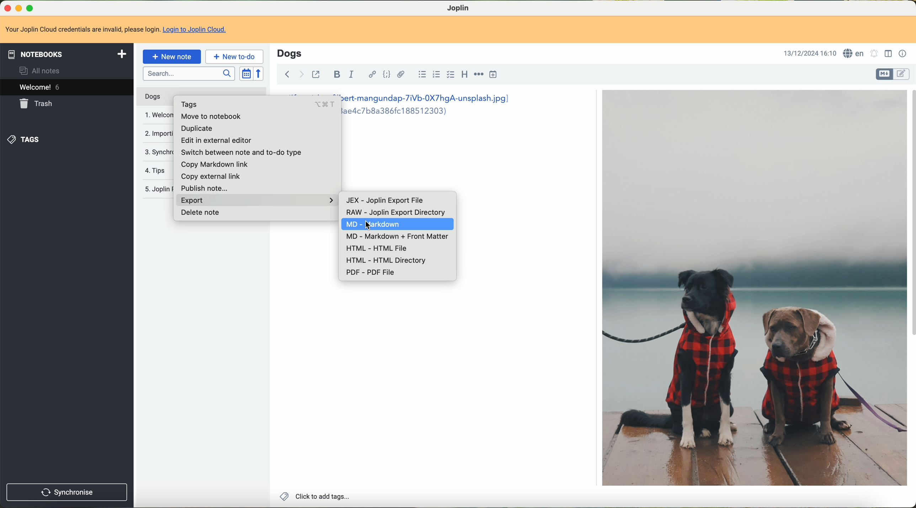 The image size is (916, 508). I want to click on copy markdown link, so click(215, 164).